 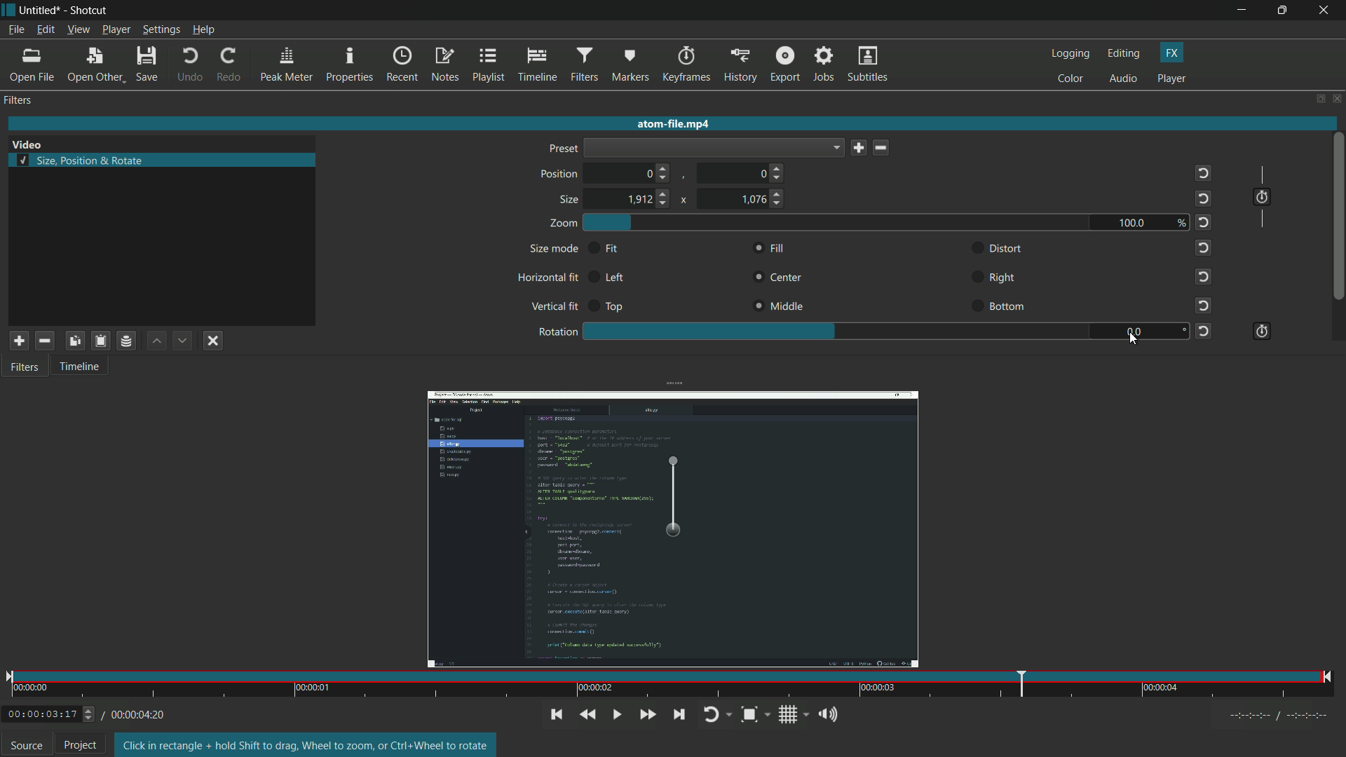 What do you see at coordinates (1204, 223) in the screenshot?
I see `reset to default` at bounding box center [1204, 223].